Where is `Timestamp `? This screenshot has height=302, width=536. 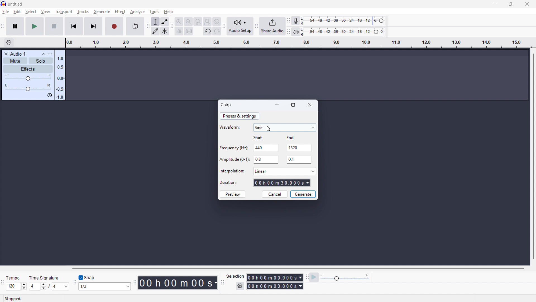
Timestamp  is located at coordinates (178, 283).